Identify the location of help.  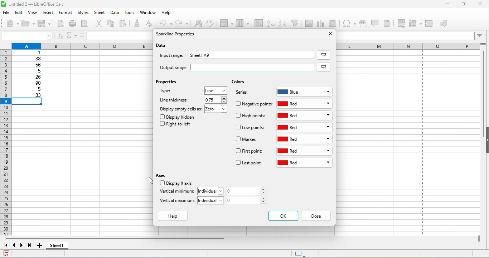
(166, 14).